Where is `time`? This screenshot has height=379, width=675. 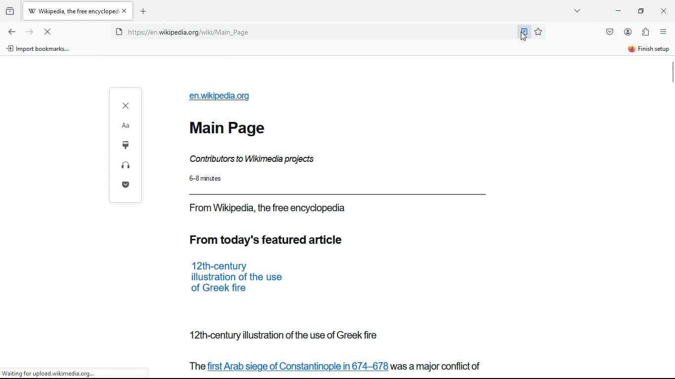 time is located at coordinates (207, 178).